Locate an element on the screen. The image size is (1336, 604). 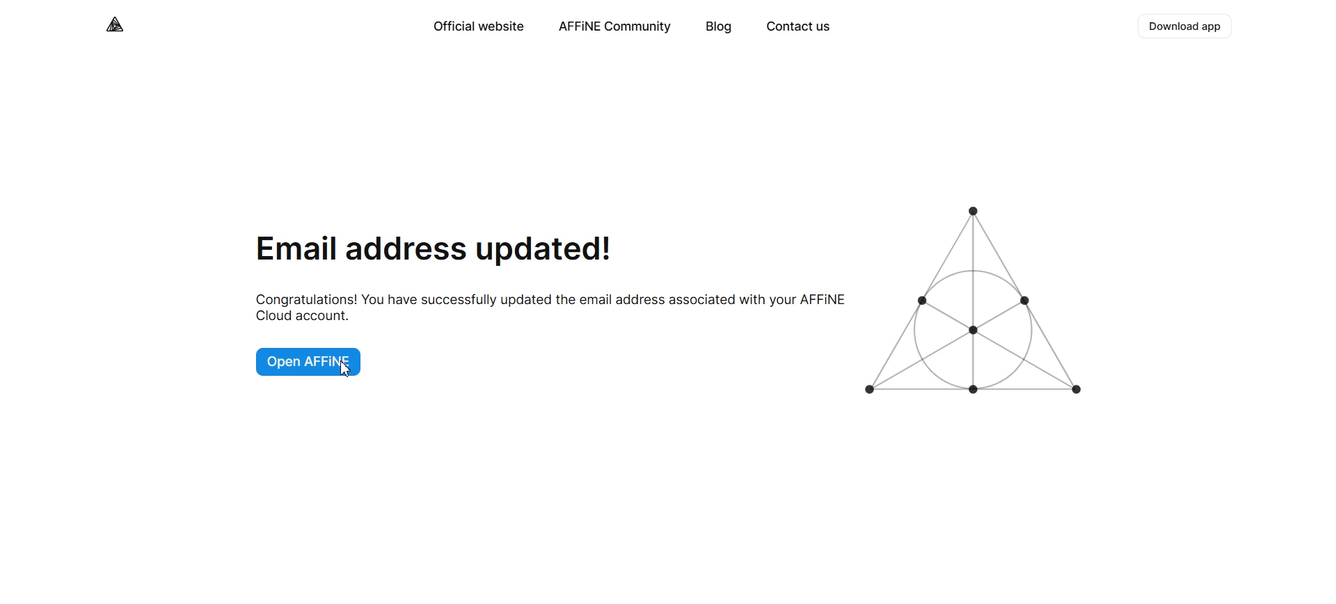
Logo is located at coordinates (116, 24).